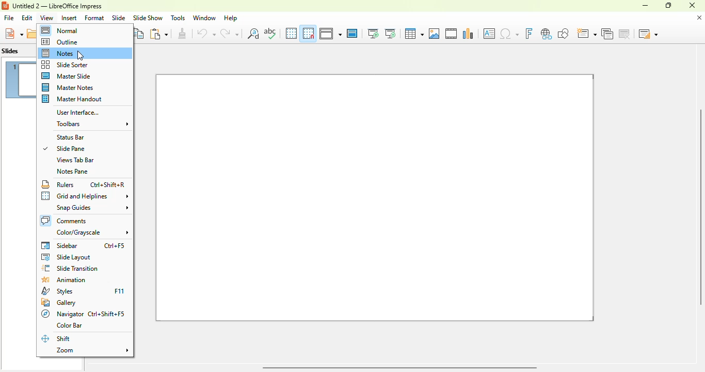  I want to click on insert fontwork text, so click(530, 33).